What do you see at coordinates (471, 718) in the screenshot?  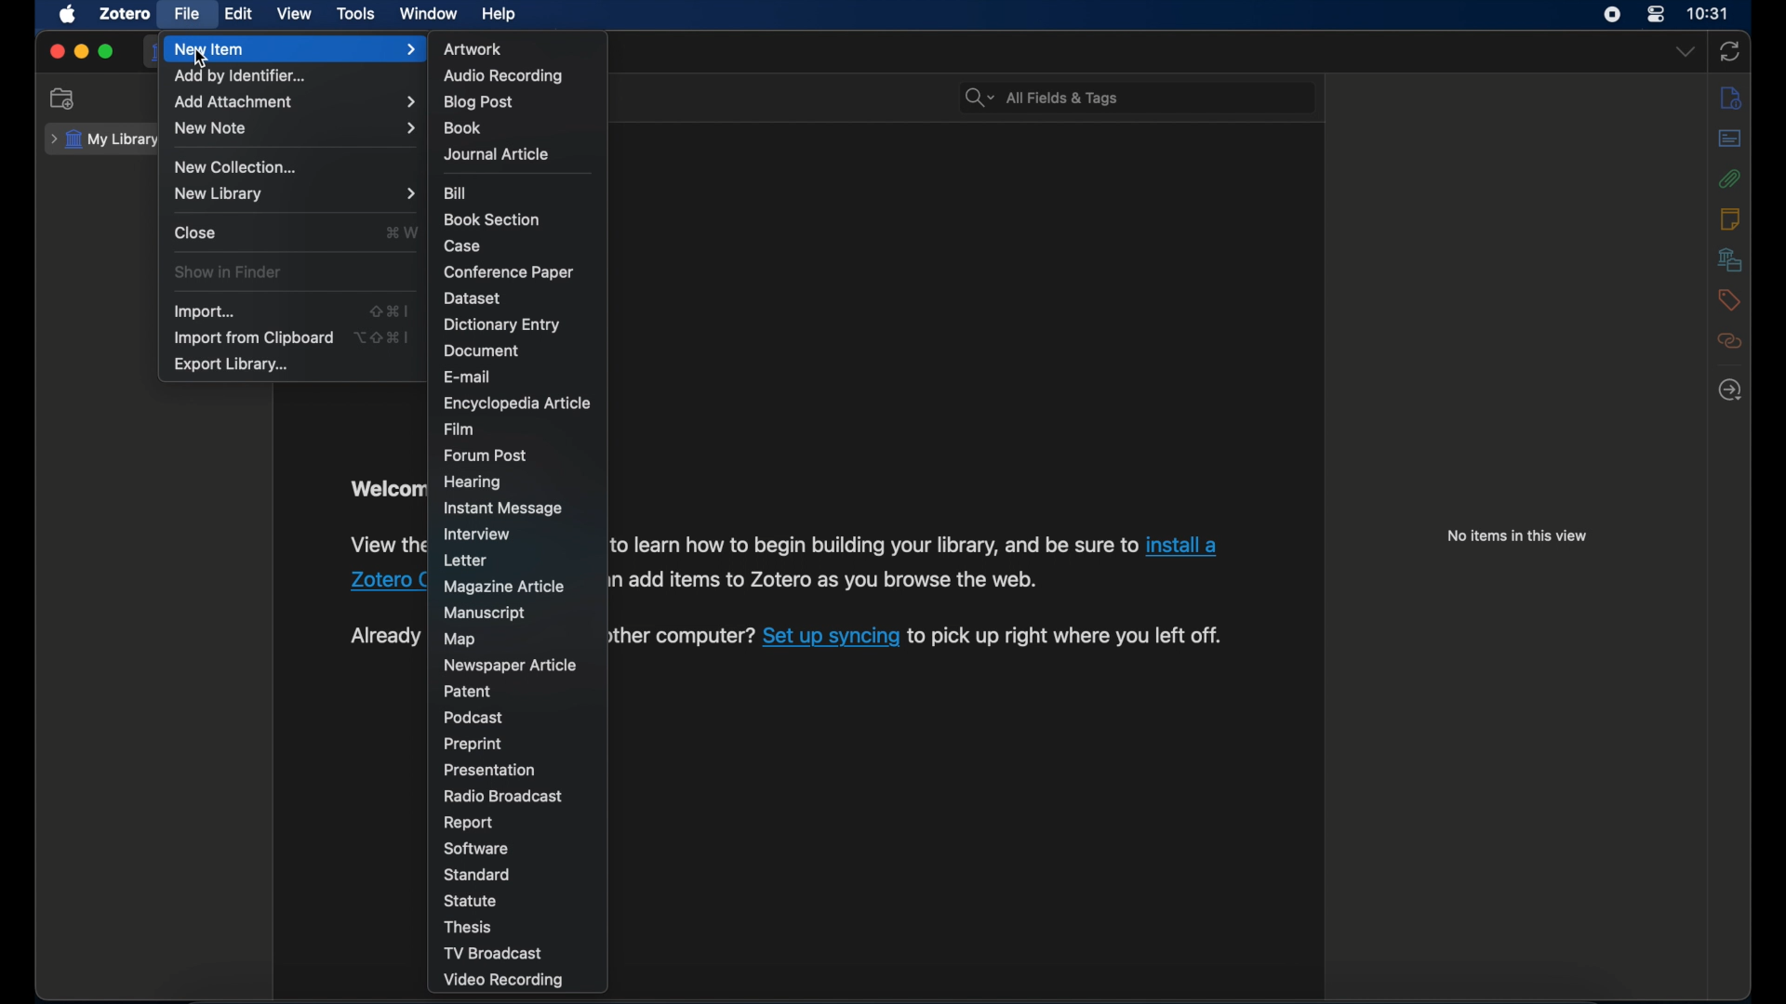 I see `podcast` at bounding box center [471, 718].